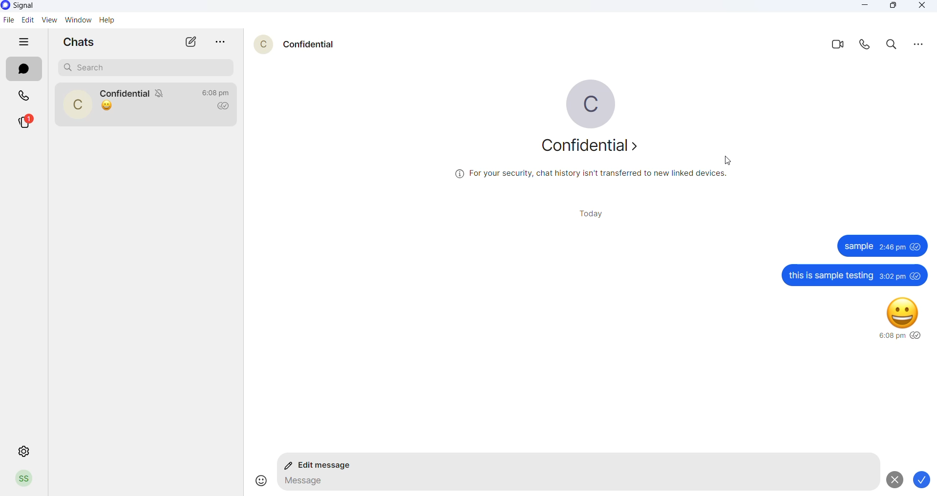 This screenshot has height=496, width=937. I want to click on seen, so click(916, 275).